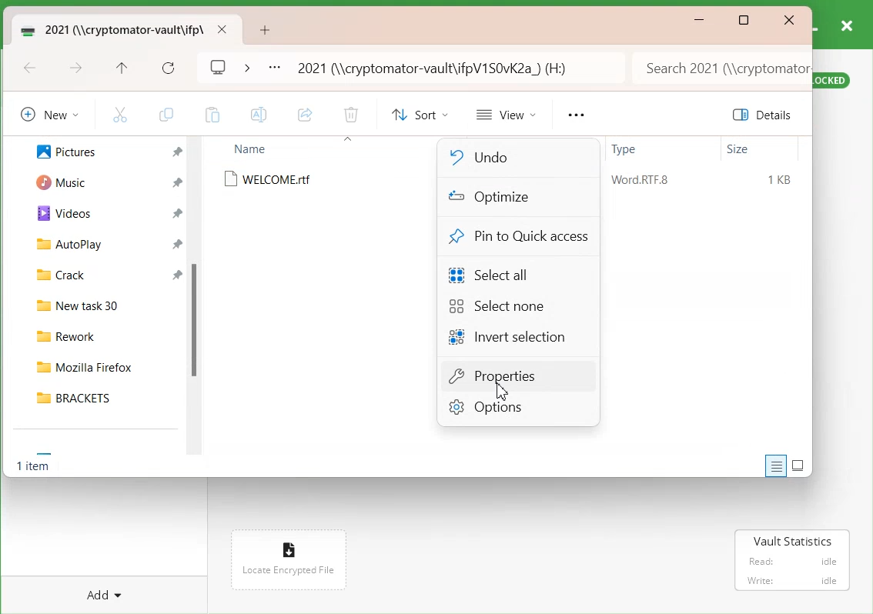  Describe the element at coordinates (776, 466) in the screenshot. I see `Display information about each item to the window` at that location.